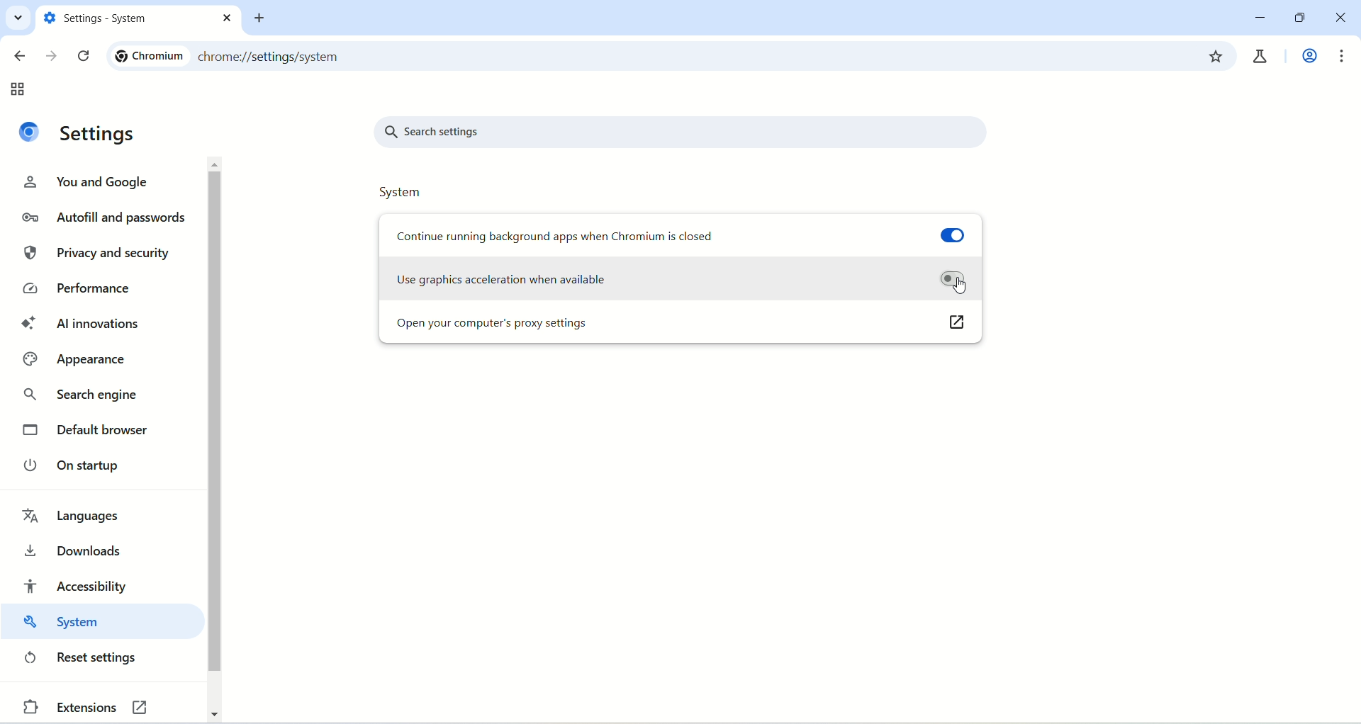 The image size is (1361, 724). I want to click on search engine, so click(84, 398).